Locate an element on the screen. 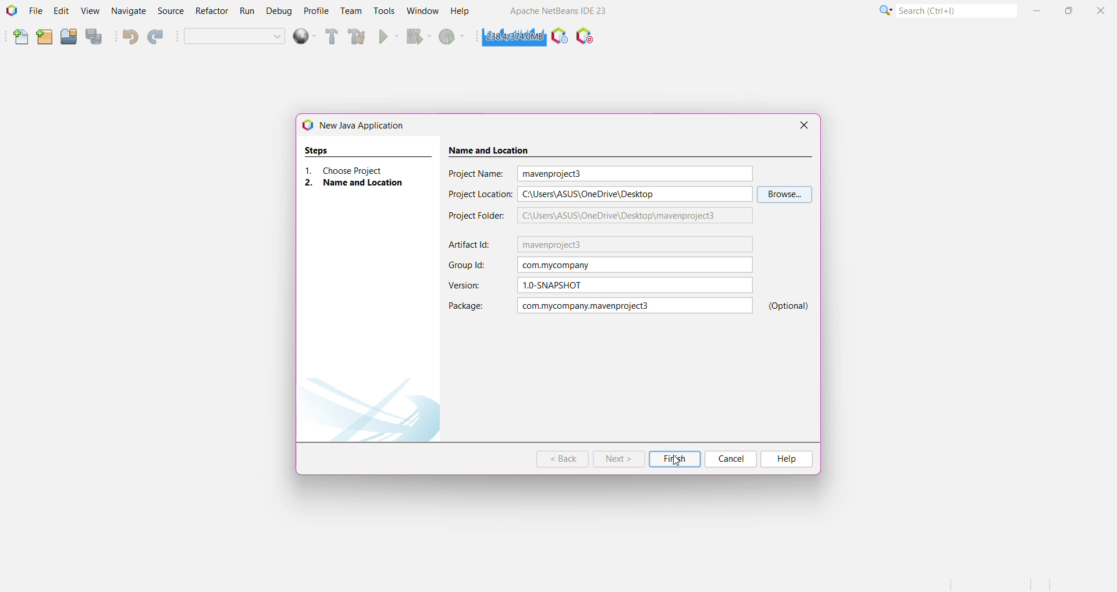 The image size is (1117, 592). Redo is located at coordinates (155, 37).